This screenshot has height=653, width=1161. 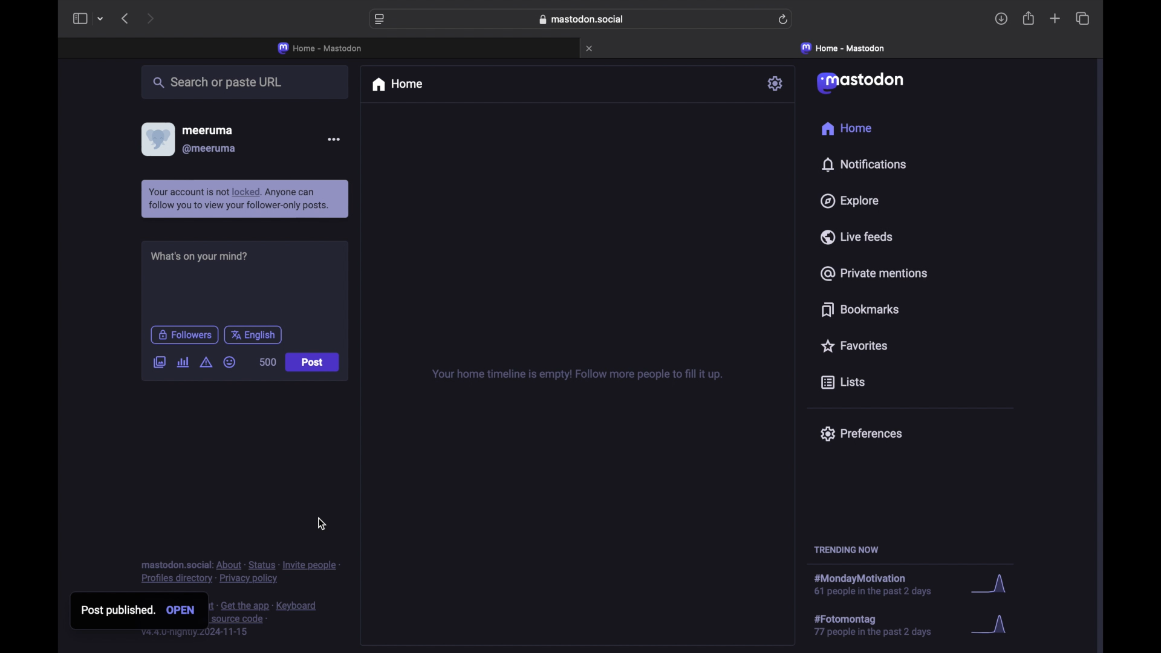 I want to click on footnote, so click(x=239, y=572).